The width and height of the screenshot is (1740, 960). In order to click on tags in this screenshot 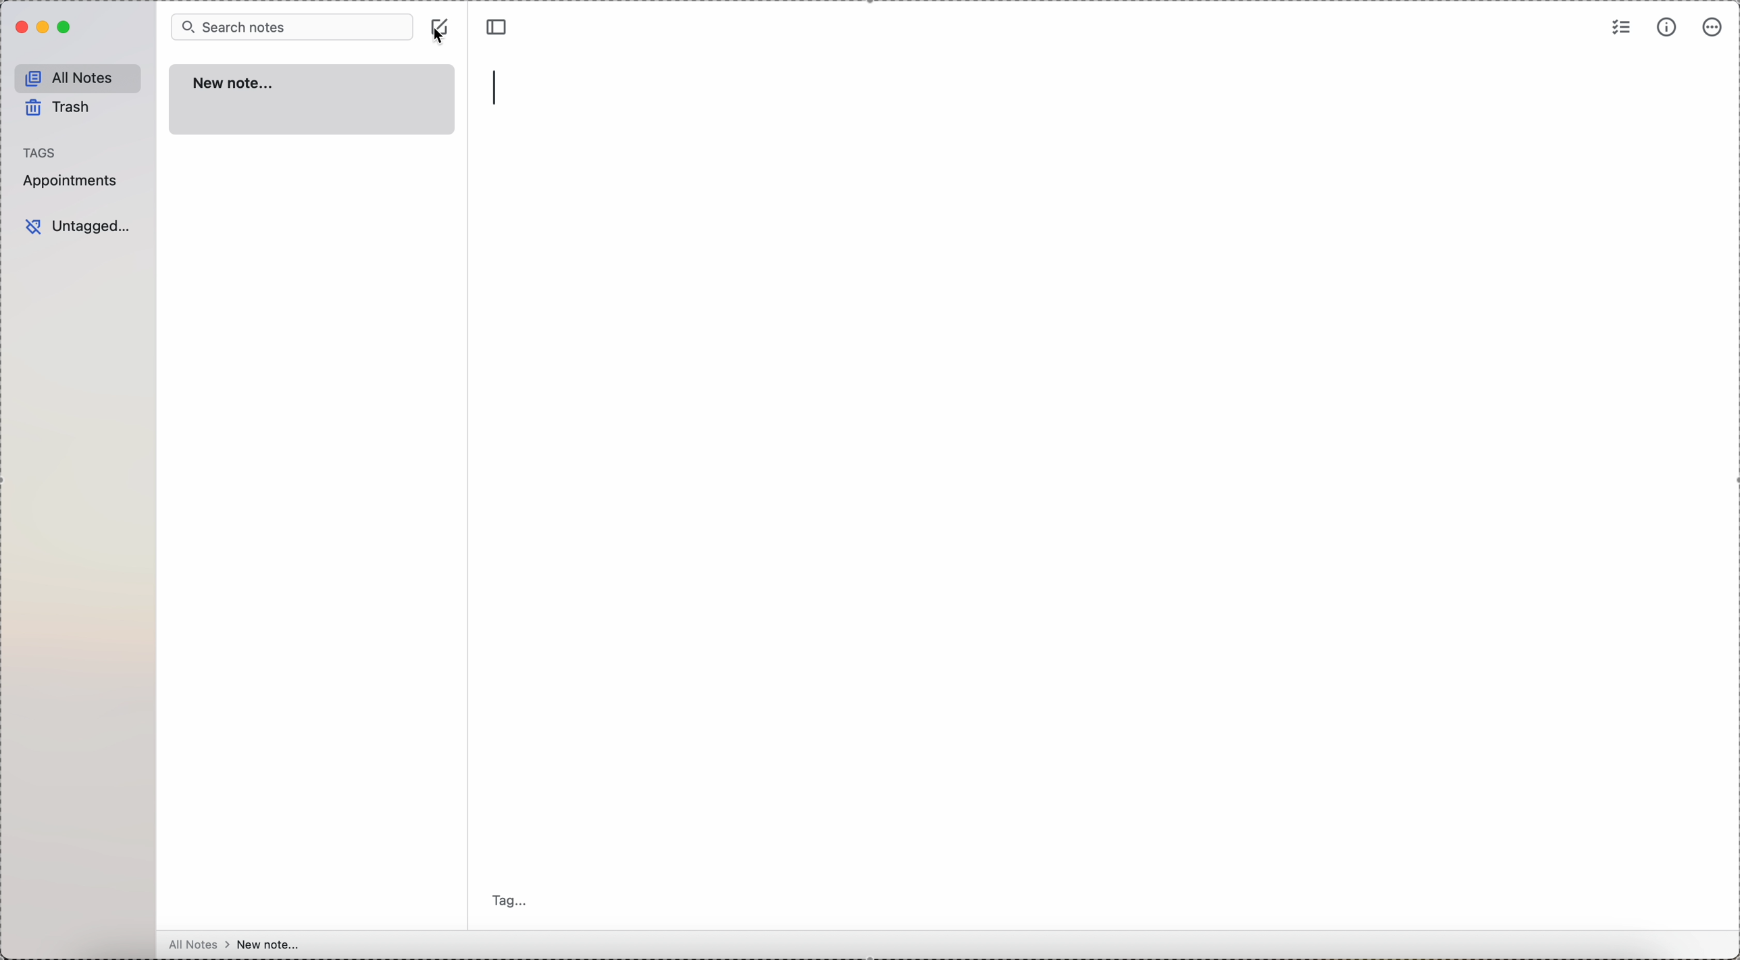, I will do `click(41, 152)`.